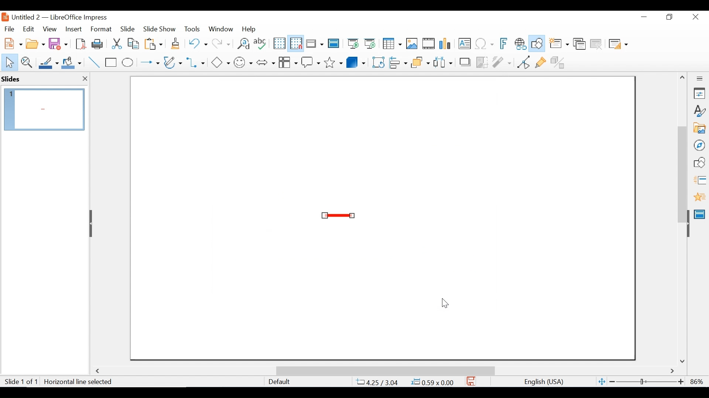 This screenshot has width=709, height=398. What do you see at coordinates (446, 44) in the screenshot?
I see `Insert Chart` at bounding box center [446, 44].